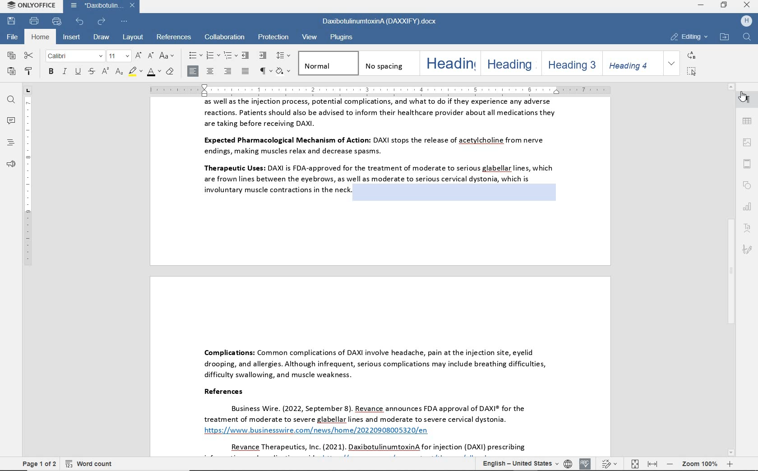 Image resolution: width=758 pixels, height=471 pixels. Describe the element at coordinates (136, 72) in the screenshot. I see `highlight color` at that location.